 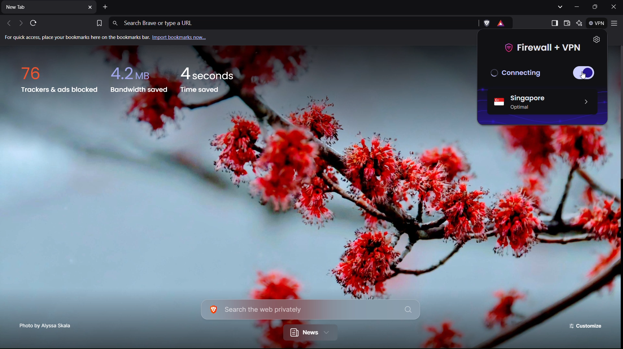 What do you see at coordinates (583, 76) in the screenshot?
I see `` at bounding box center [583, 76].